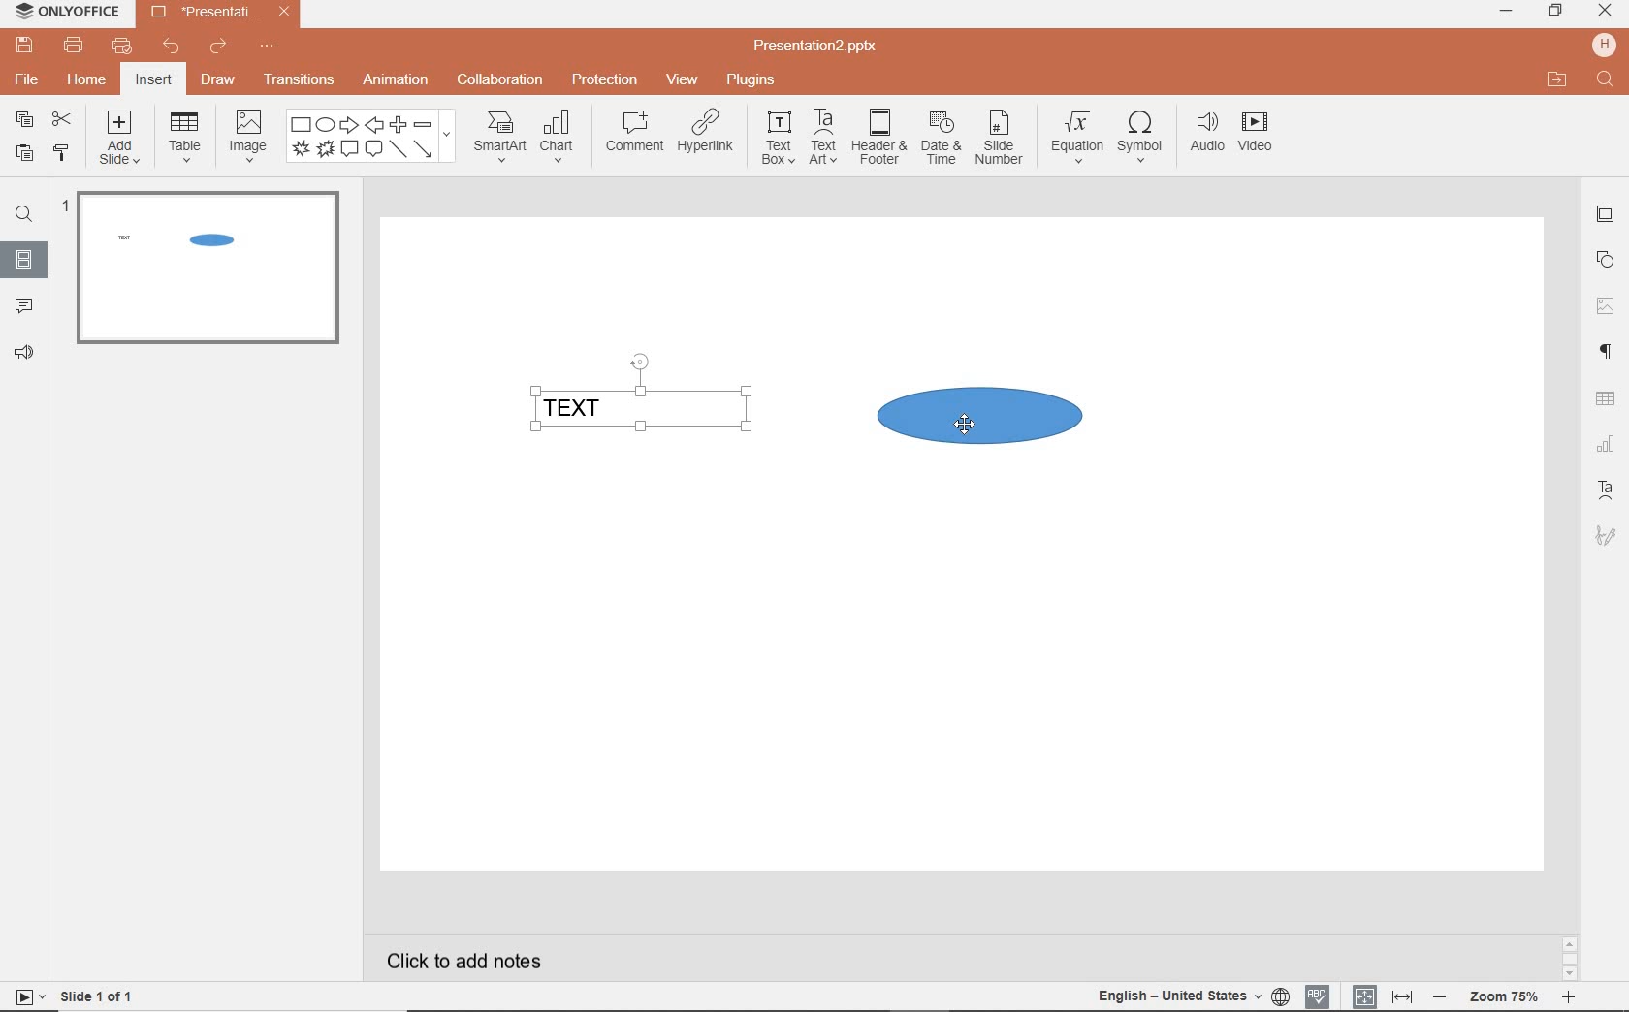  What do you see at coordinates (1503, 999) in the screenshot?
I see `ZOOM` at bounding box center [1503, 999].